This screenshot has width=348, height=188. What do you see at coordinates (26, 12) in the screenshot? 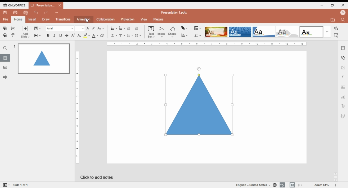
I see `quick print` at bounding box center [26, 12].